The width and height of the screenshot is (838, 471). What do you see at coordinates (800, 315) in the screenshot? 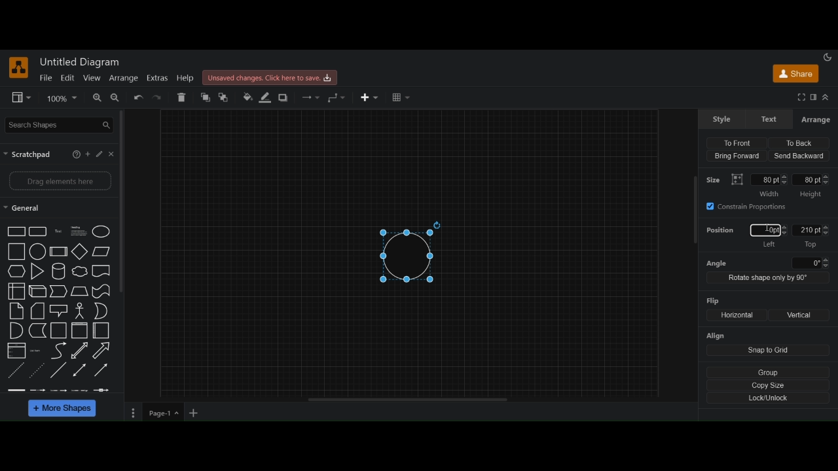
I see `vertical` at bounding box center [800, 315].